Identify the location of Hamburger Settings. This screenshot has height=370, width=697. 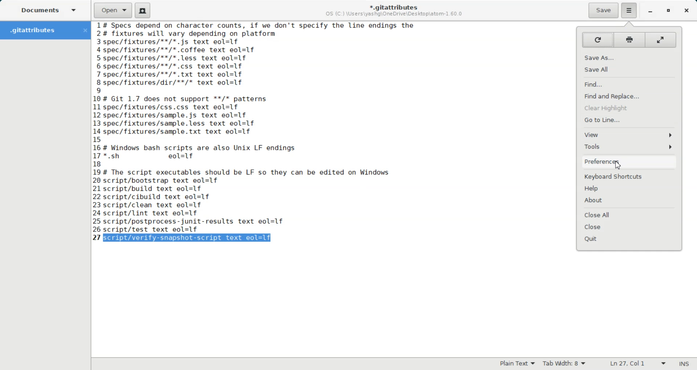
(629, 9).